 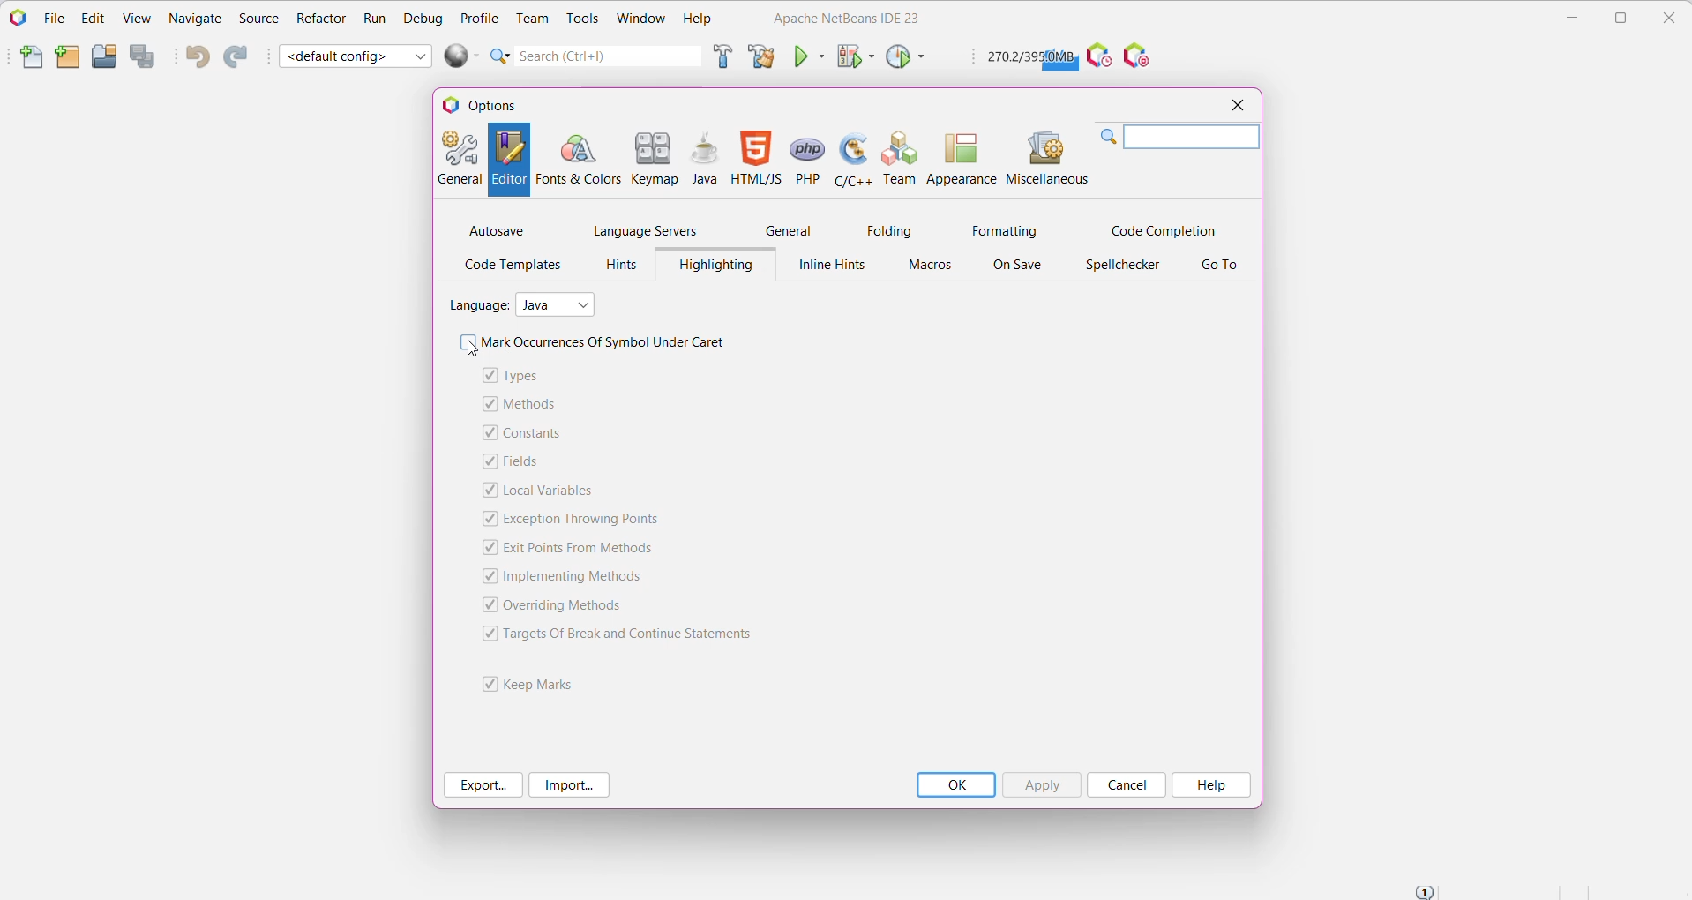 What do you see at coordinates (655, 157) in the screenshot?
I see `Keymap` at bounding box center [655, 157].